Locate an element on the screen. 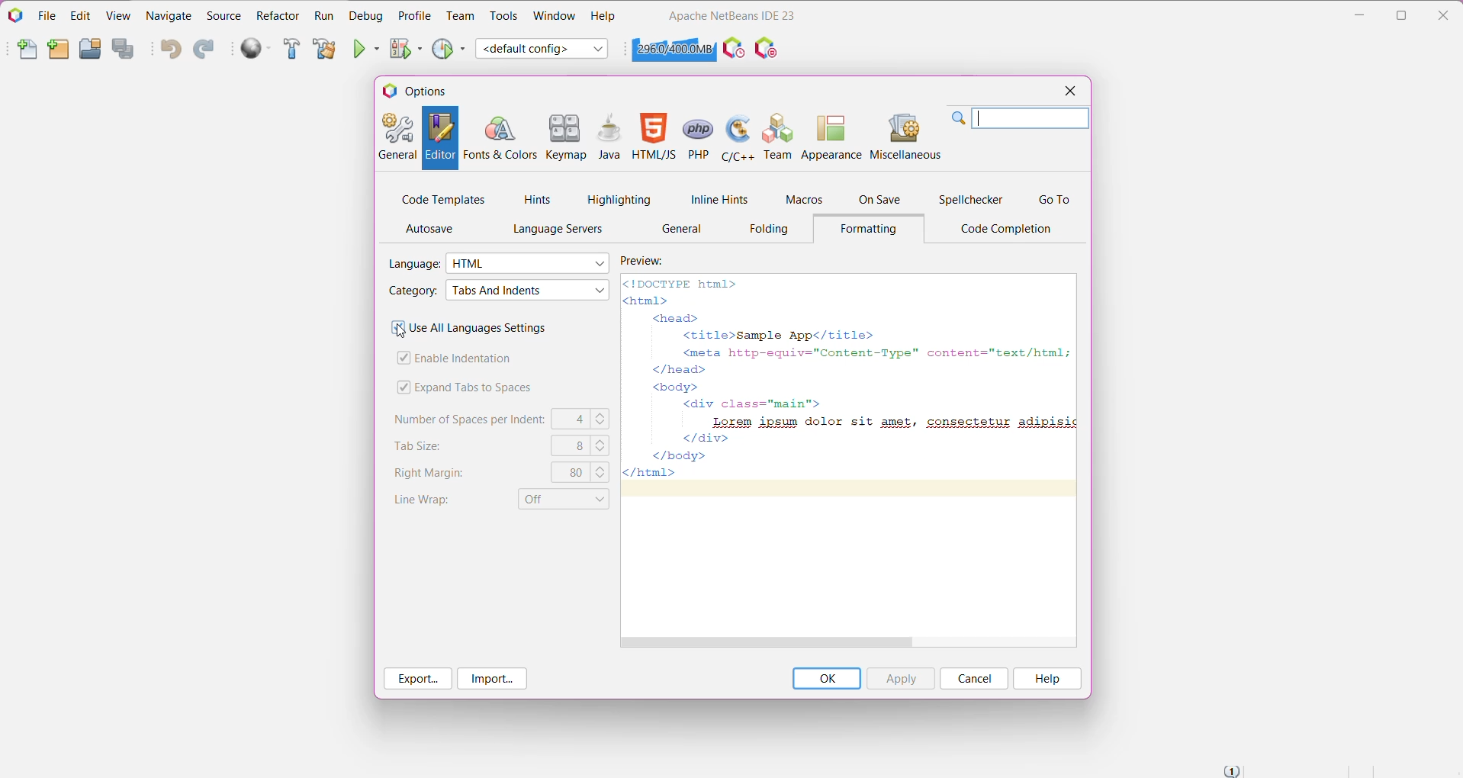  Apply is located at coordinates (900, 678).